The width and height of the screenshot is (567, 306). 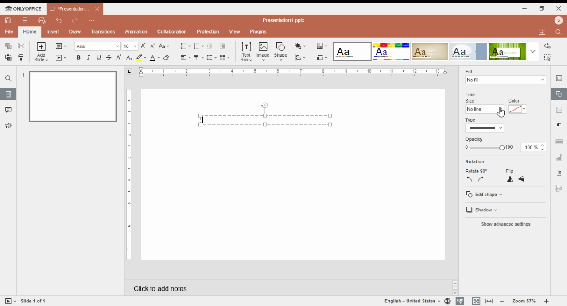 I want to click on slide 1, so click(x=73, y=97).